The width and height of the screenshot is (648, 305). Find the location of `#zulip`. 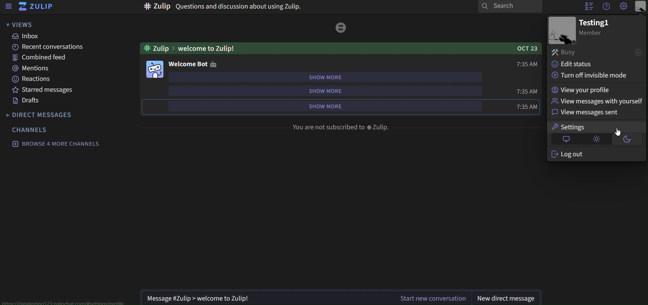

#zulip is located at coordinates (157, 48).